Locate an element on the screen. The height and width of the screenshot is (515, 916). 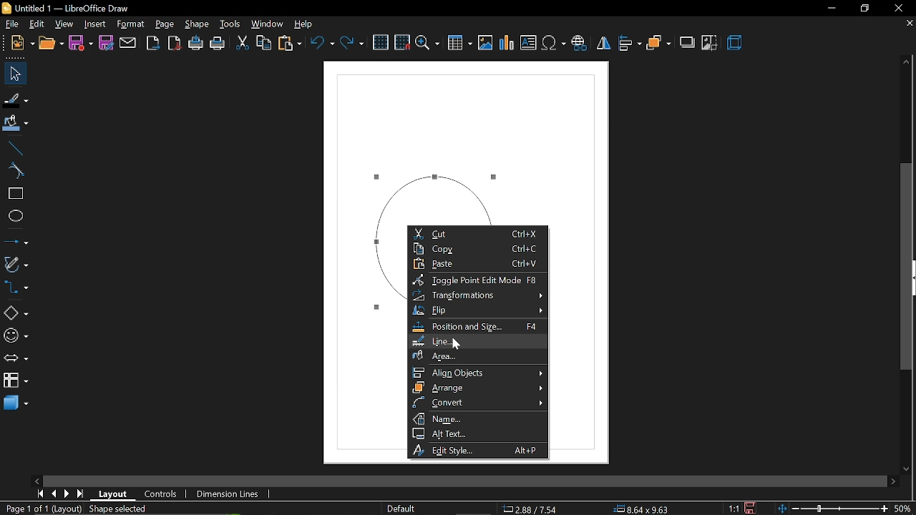
layout is located at coordinates (113, 494).